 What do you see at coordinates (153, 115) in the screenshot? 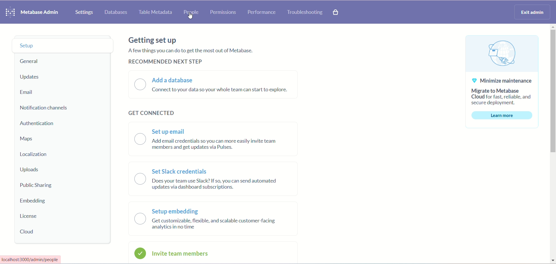
I see `get connected` at bounding box center [153, 115].